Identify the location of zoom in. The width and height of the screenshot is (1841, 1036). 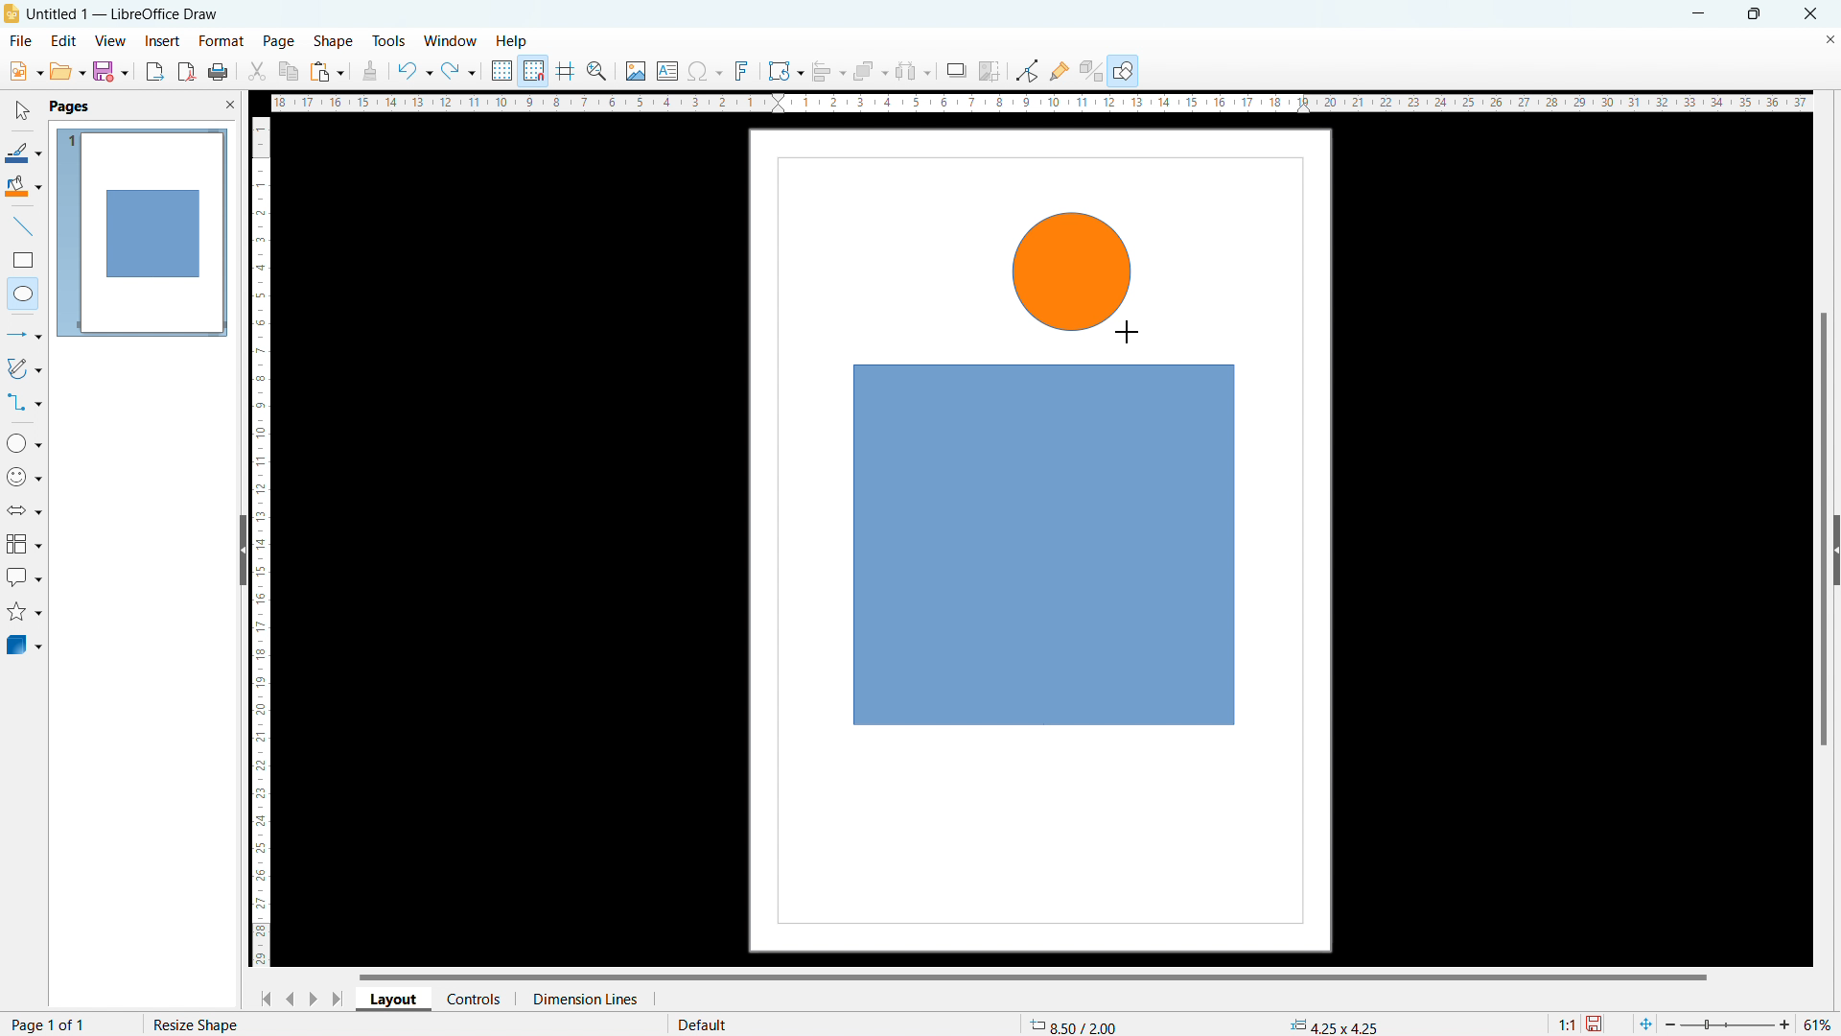
(1785, 1023).